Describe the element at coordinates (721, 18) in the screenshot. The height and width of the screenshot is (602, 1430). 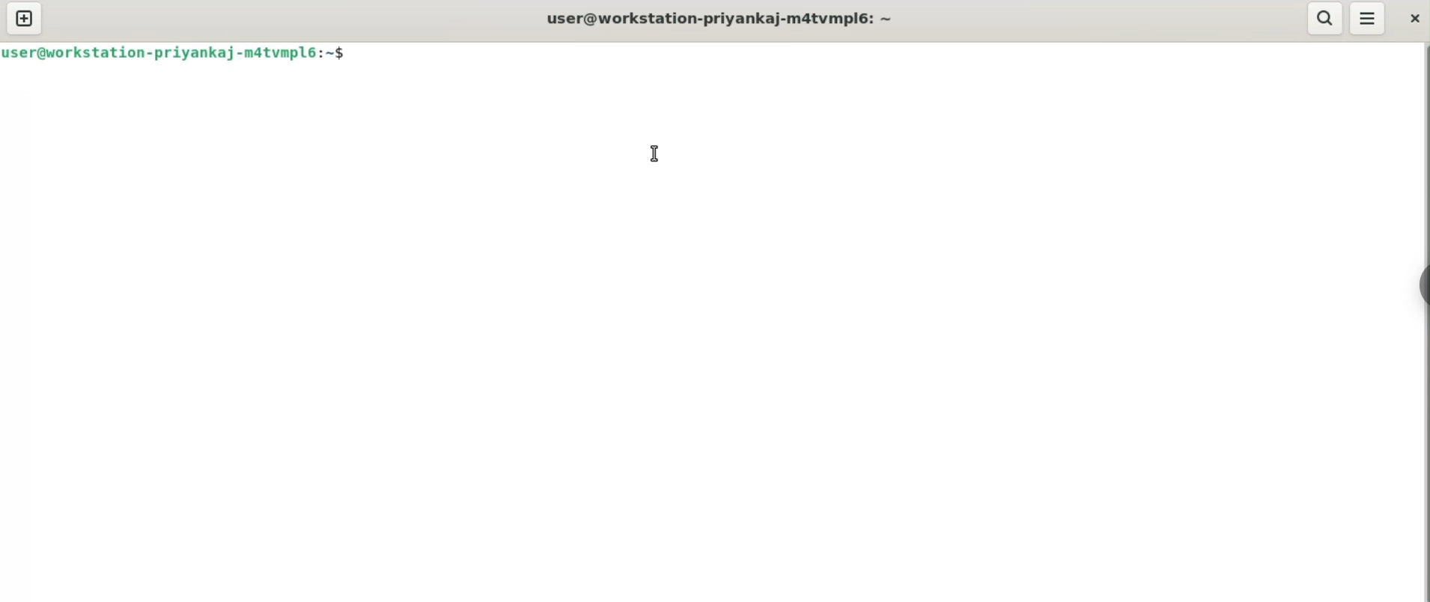
I see `user@workstation-priyankaj-m4tvmpl6: ~` at that location.